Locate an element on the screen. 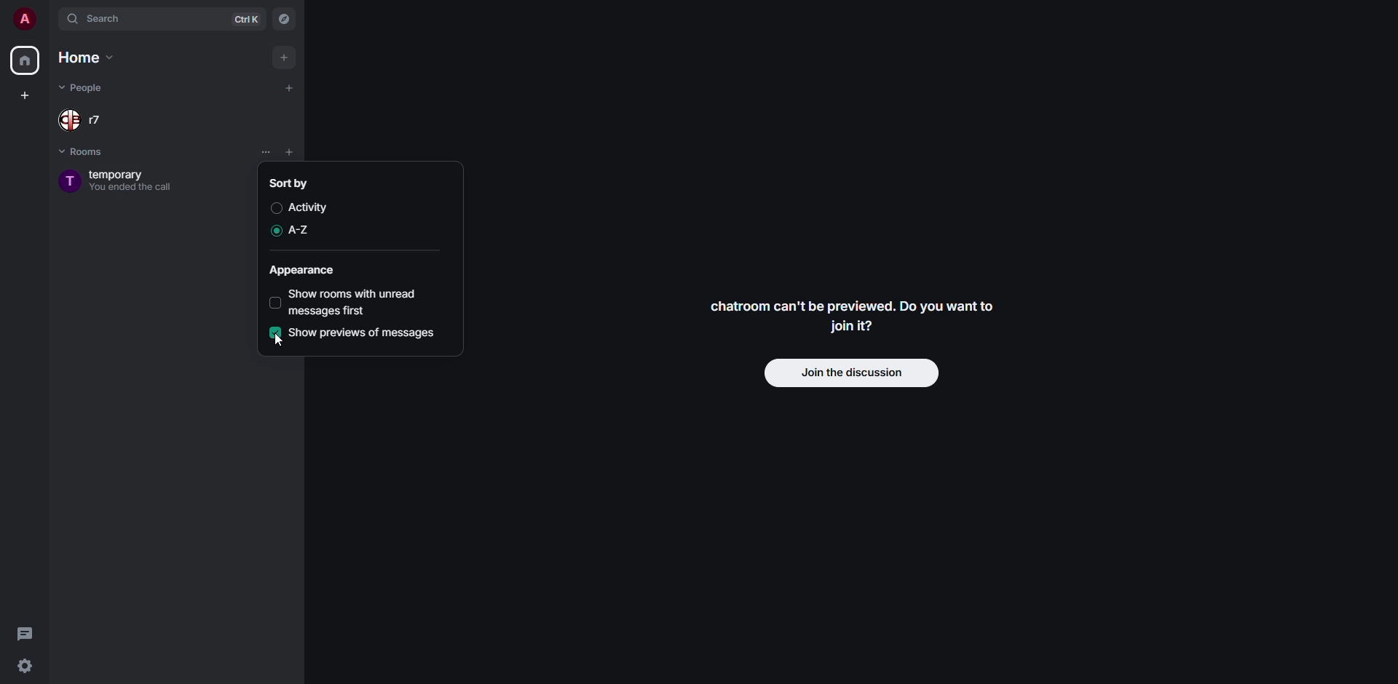 This screenshot has width=1398, height=684. activity is located at coordinates (309, 207).